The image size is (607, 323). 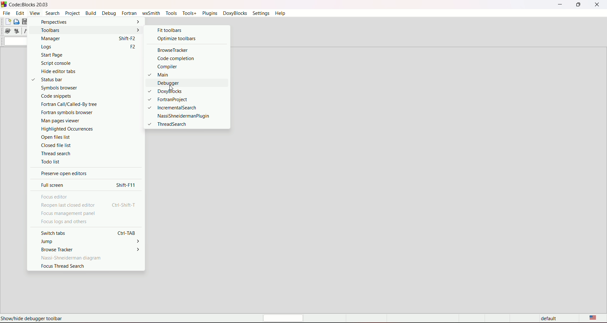 What do you see at coordinates (26, 4) in the screenshot?
I see `CodezBlocks 20.03` at bounding box center [26, 4].